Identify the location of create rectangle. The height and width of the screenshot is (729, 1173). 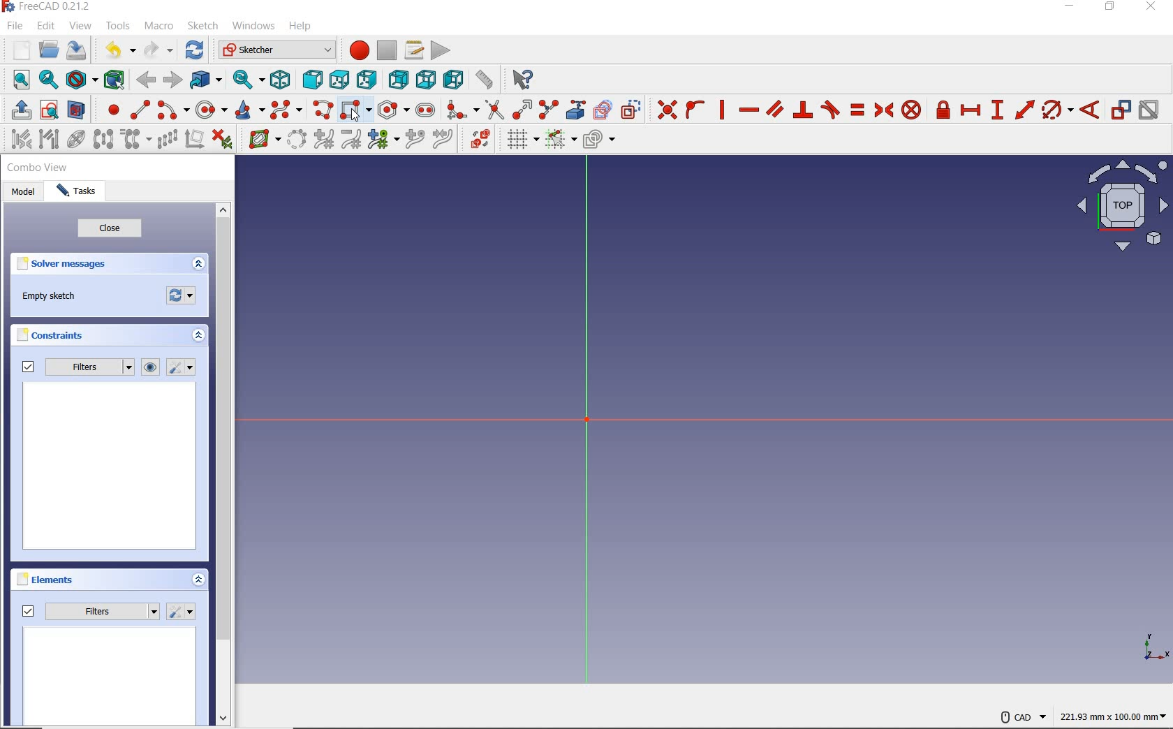
(357, 113).